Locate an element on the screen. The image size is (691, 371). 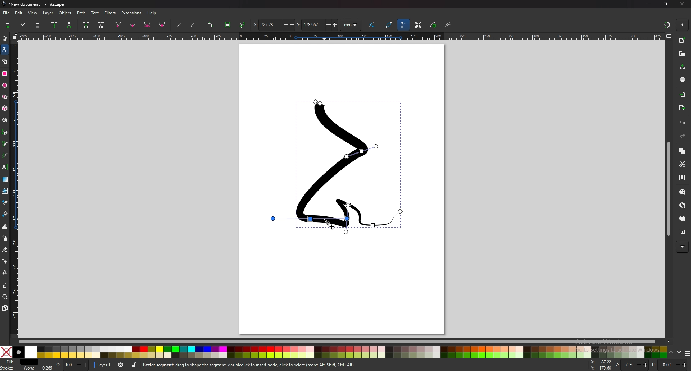
selector is located at coordinates (5, 38).